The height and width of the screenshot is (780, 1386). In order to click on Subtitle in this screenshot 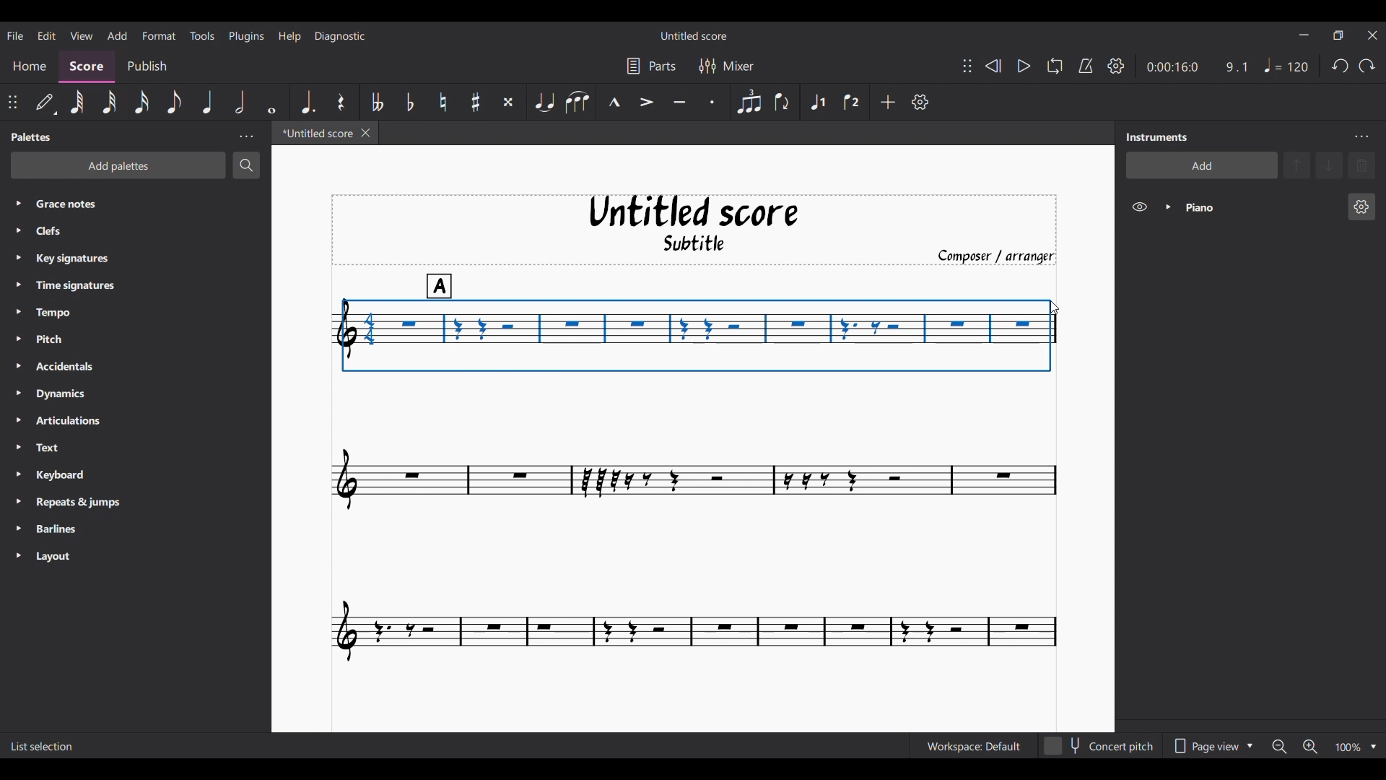, I will do `click(709, 243)`.